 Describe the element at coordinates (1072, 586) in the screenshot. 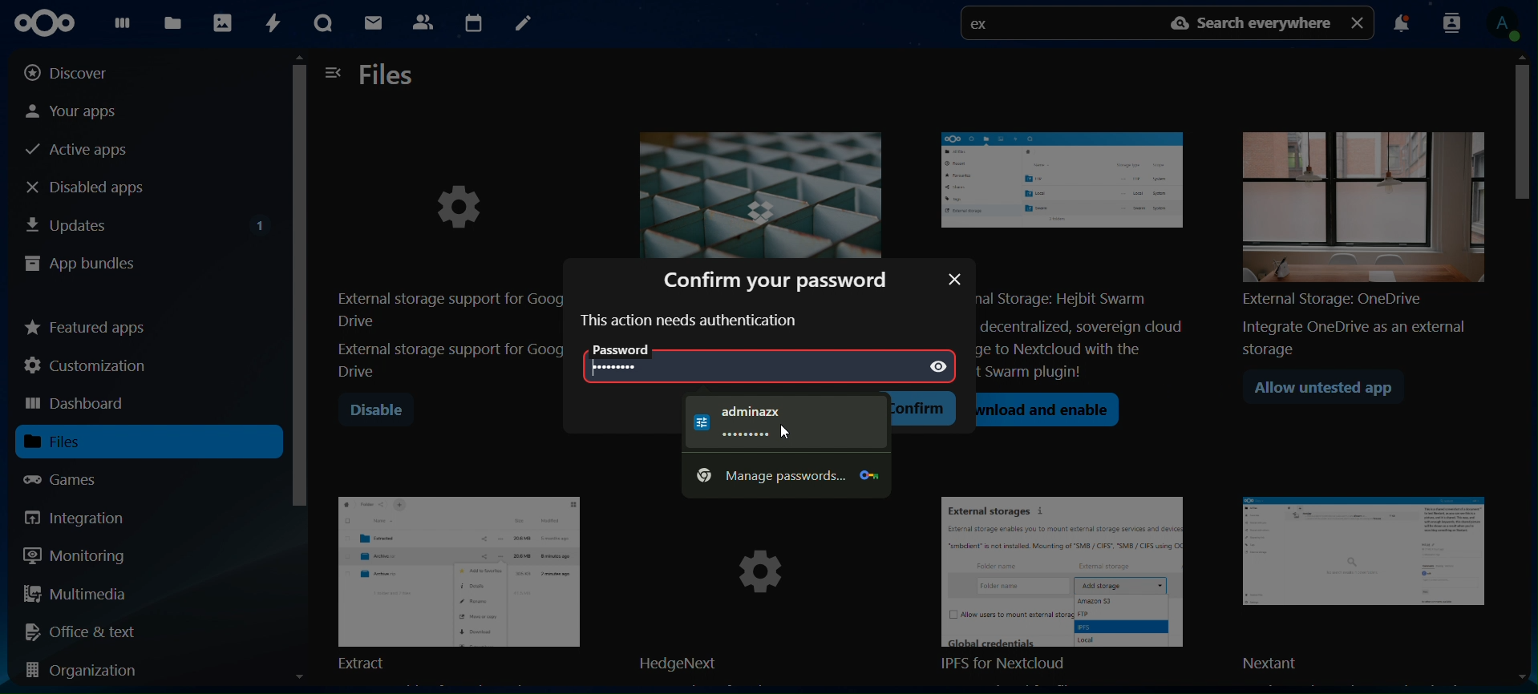

I see `IPFS for nextcloud` at that location.